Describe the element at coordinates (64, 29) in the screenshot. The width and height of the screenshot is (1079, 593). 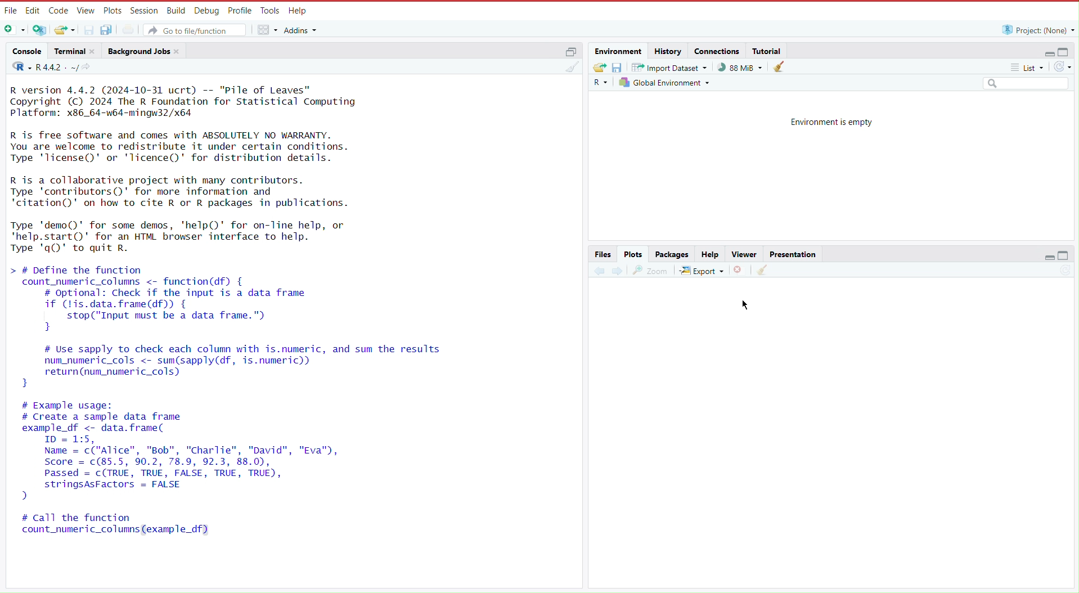
I see `Open an existing file (Ctrl + O)` at that location.